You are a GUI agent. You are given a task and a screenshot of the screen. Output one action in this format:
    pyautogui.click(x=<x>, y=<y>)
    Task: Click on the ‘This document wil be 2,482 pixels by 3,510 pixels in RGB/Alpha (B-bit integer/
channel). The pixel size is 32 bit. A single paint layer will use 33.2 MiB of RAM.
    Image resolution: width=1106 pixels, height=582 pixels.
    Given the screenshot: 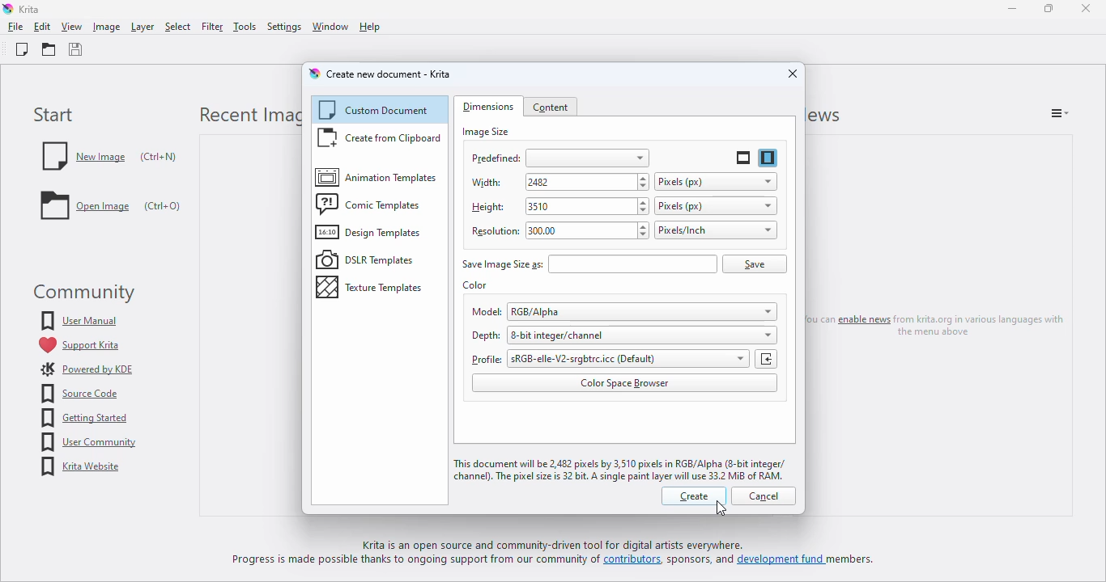 What is the action you would take?
    pyautogui.click(x=621, y=470)
    